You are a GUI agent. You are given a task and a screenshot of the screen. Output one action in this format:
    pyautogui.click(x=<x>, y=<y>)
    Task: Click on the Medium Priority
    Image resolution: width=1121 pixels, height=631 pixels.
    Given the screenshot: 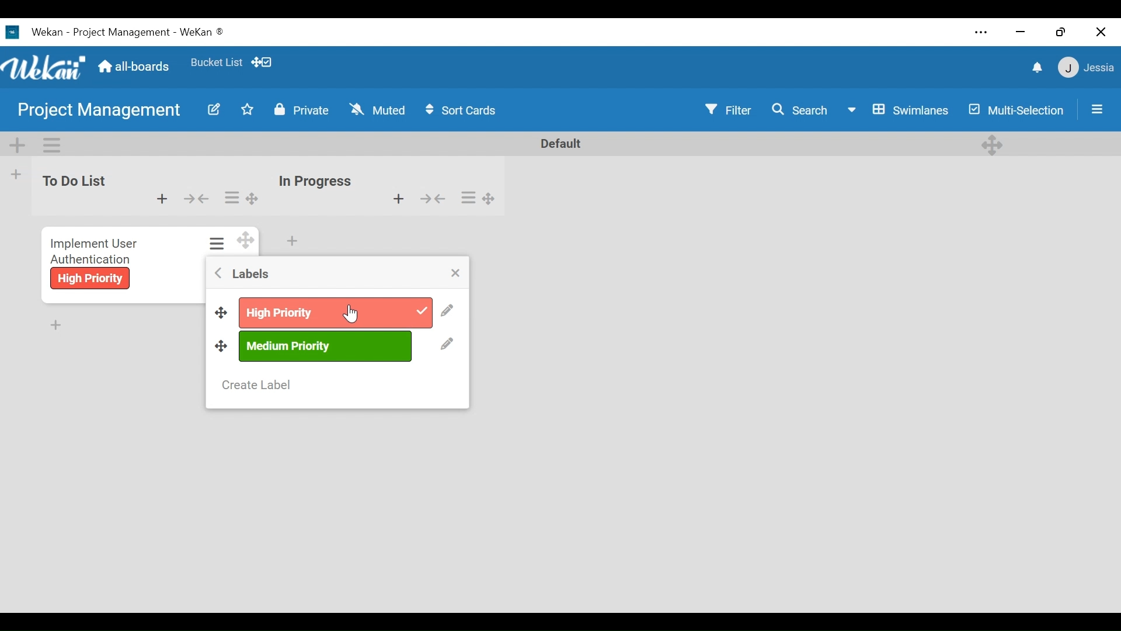 What is the action you would take?
    pyautogui.click(x=327, y=346)
    